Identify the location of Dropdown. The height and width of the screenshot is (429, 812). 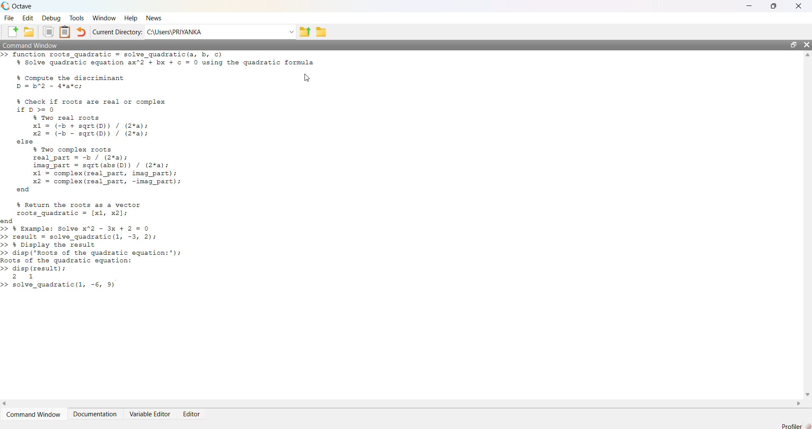
(291, 32).